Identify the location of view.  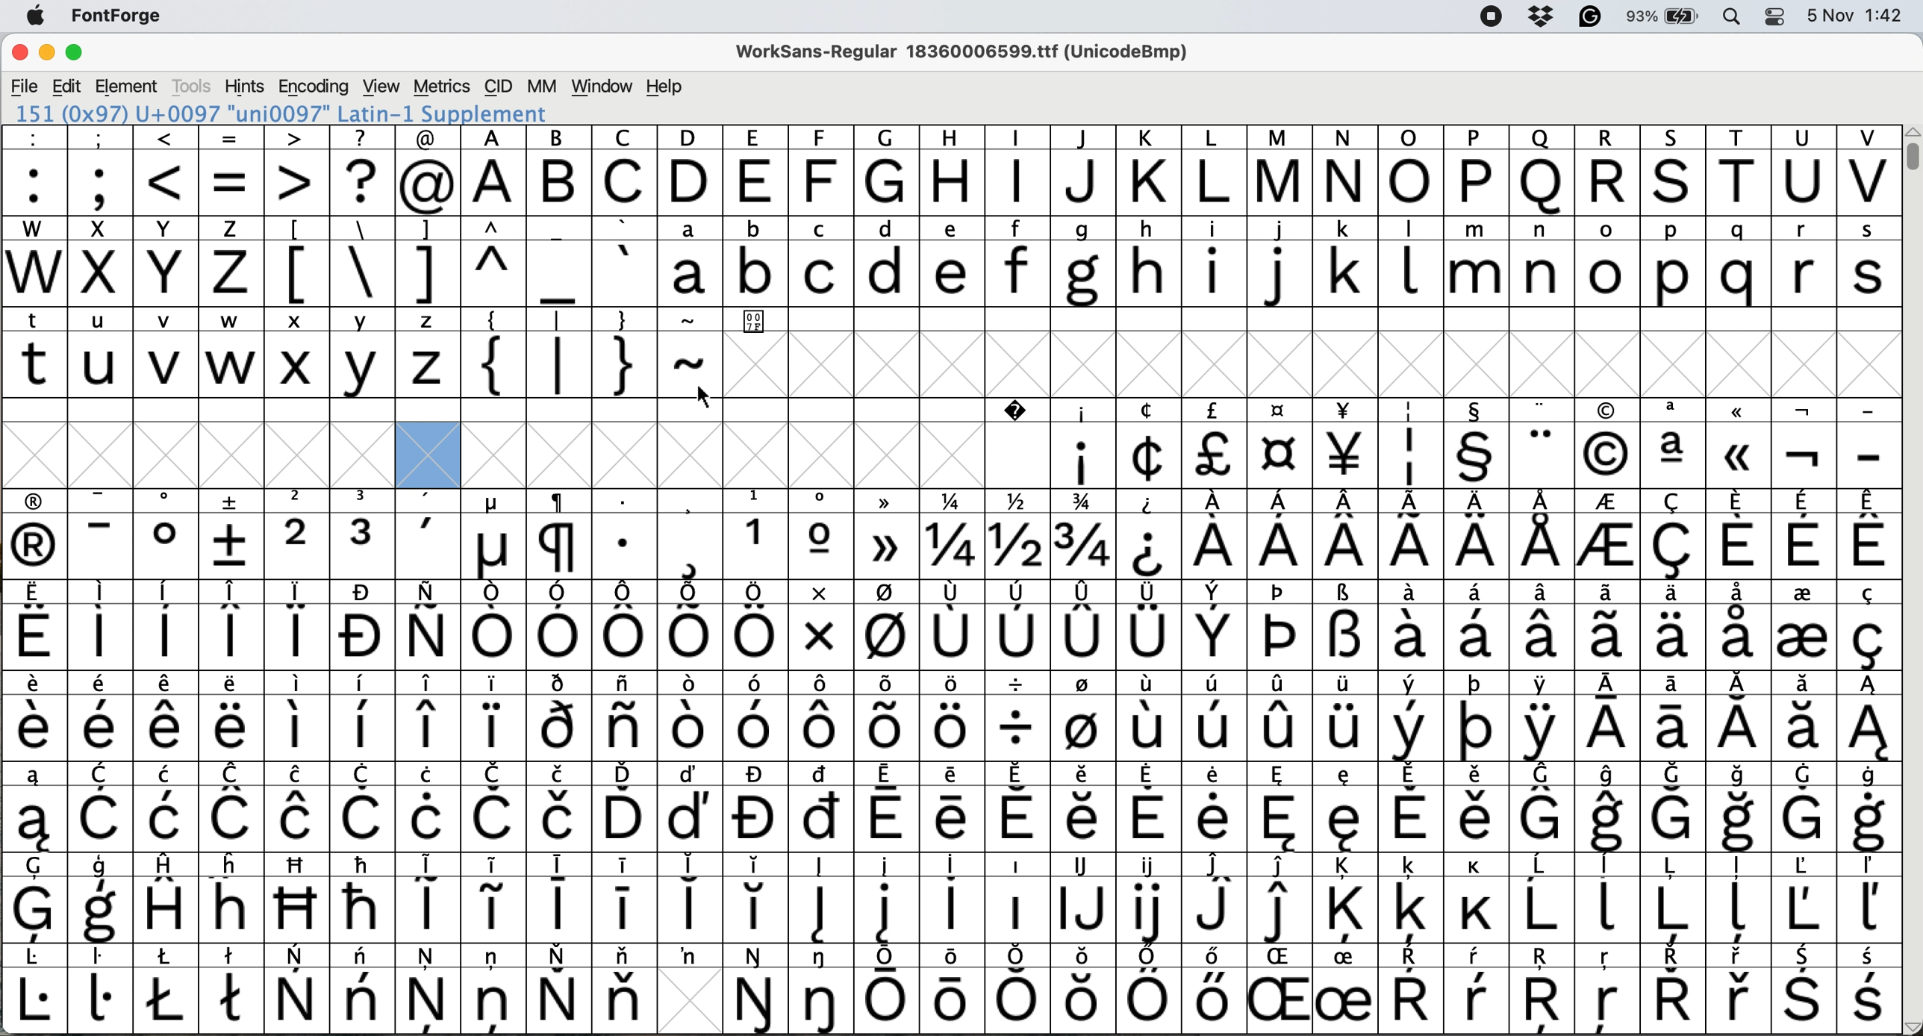
(379, 84).